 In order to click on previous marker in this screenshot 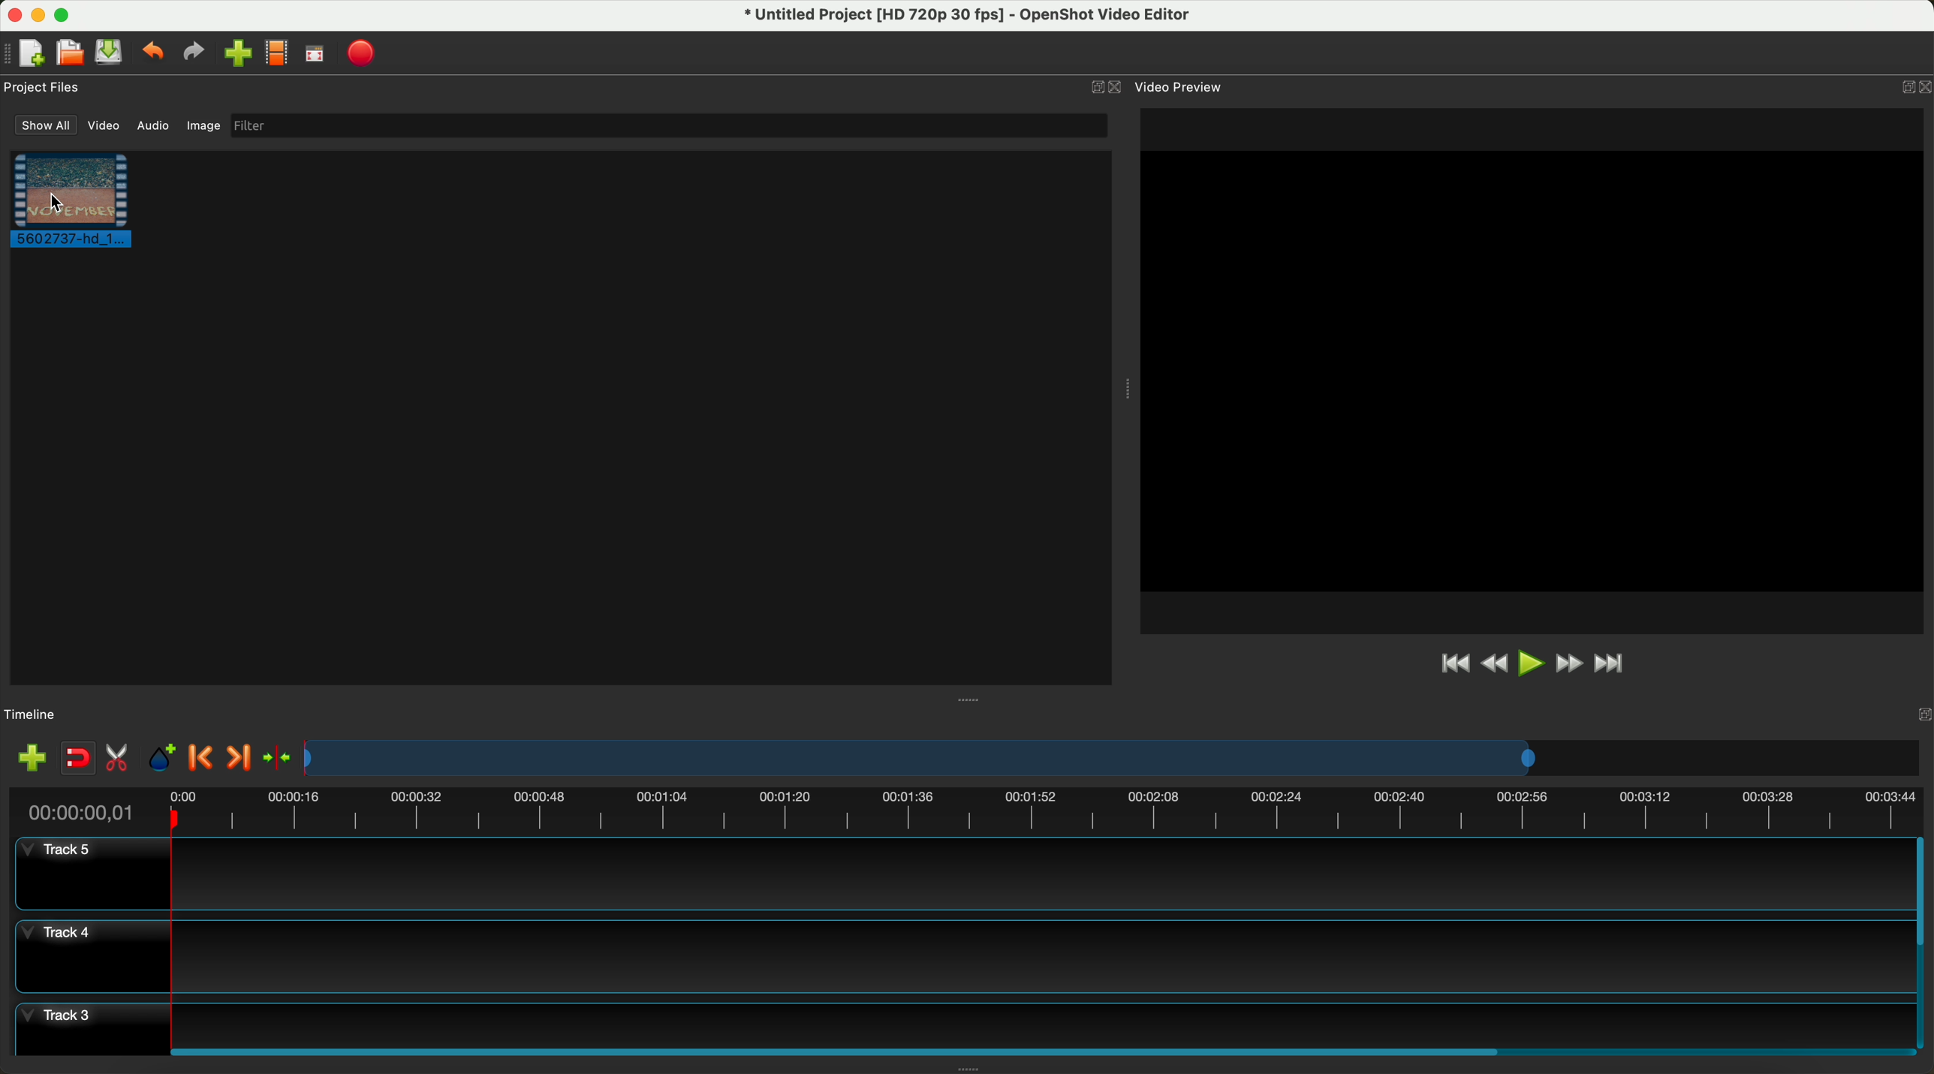, I will do `click(203, 758)`.